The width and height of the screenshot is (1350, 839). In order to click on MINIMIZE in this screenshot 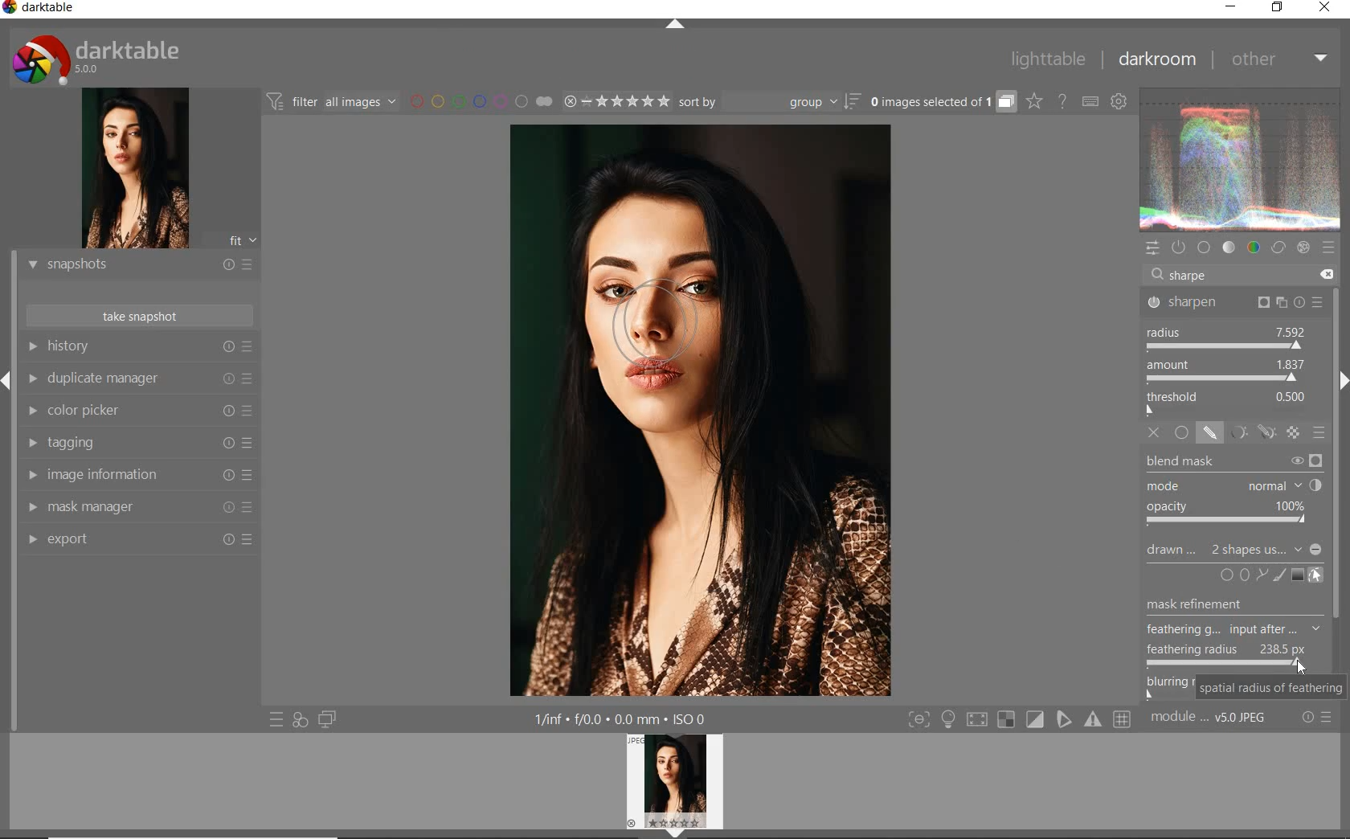, I will do `click(1231, 8)`.